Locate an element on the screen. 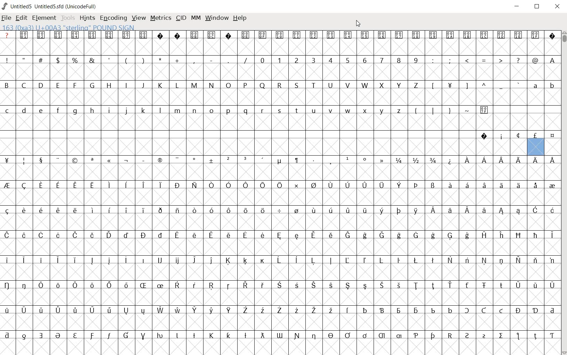 Image resolution: width=567 pixels, height=355 pixels. [ is located at coordinates (432, 86).